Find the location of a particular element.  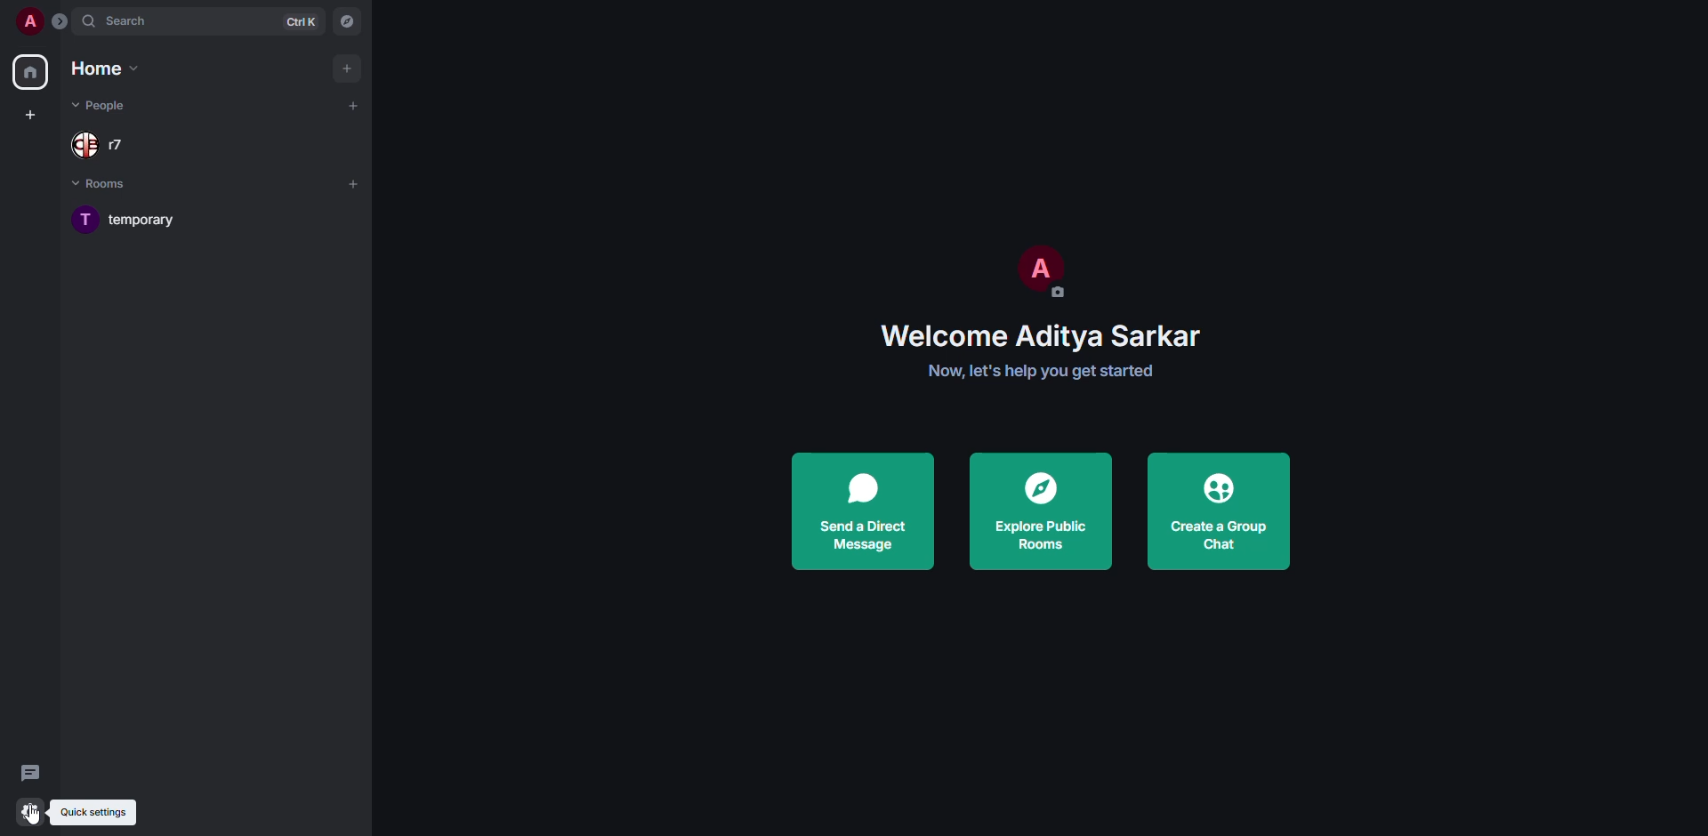

navigator is located at coordinates (347, 21).